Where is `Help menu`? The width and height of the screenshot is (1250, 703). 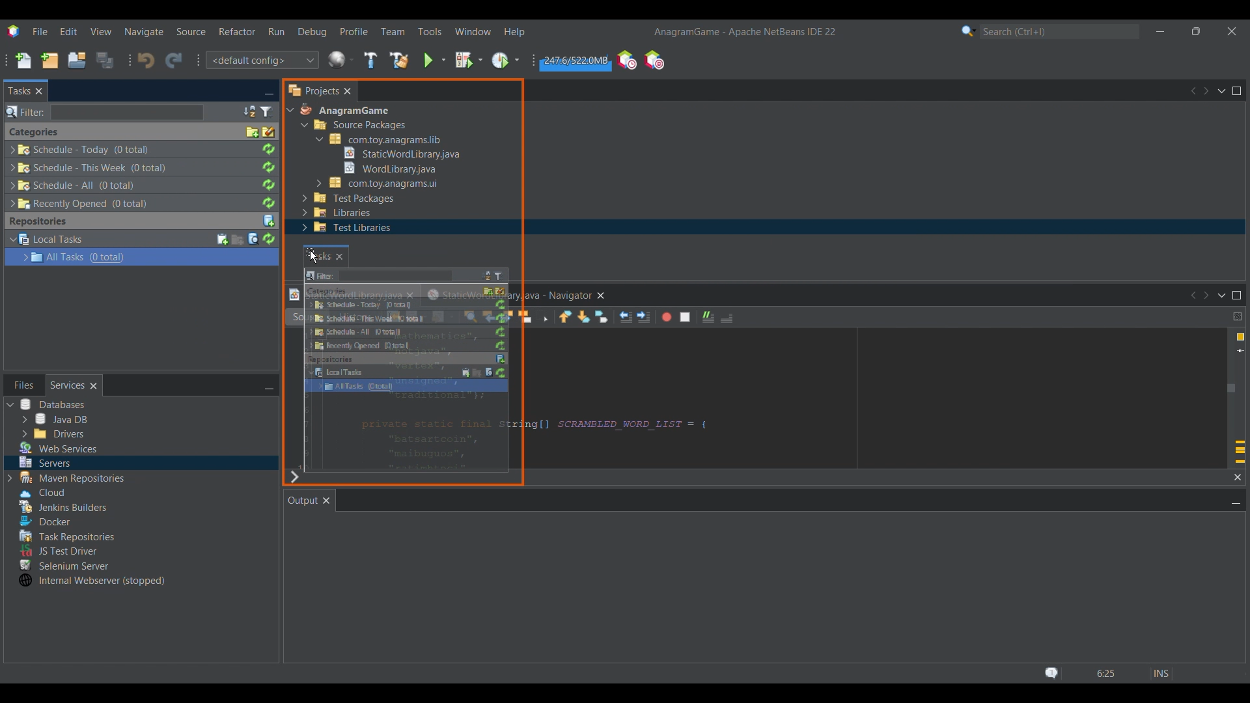 Help menu is located at coordinates (514, 32).